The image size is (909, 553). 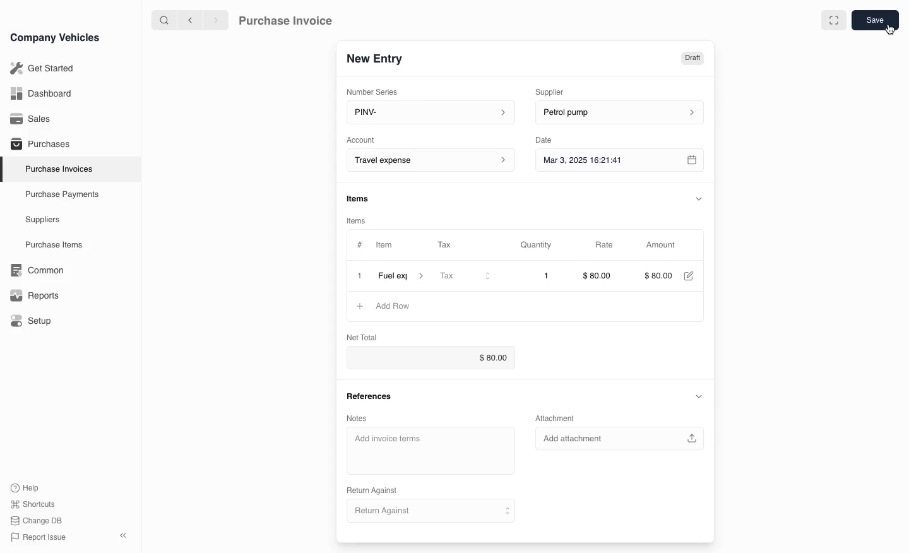 What do you see at coordinates (359, 199) in the screenshot?
I see `items` at bounding box center [359, 199].